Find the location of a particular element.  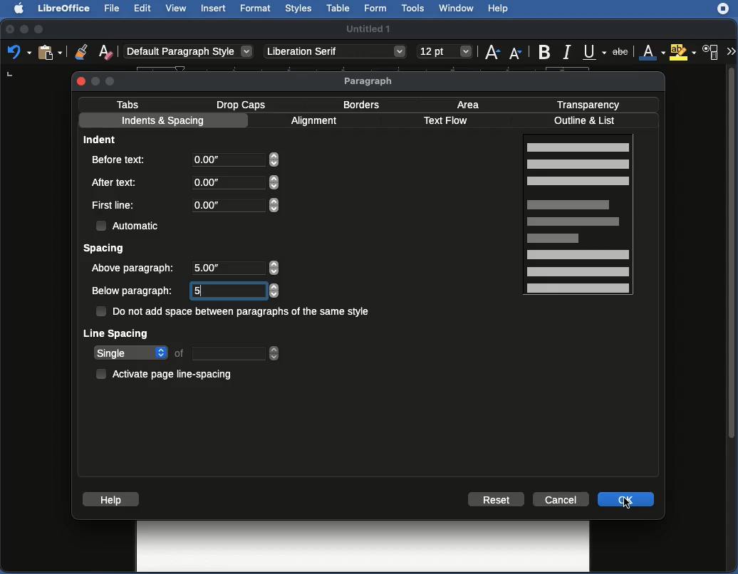

font size is located at coordinates (442, 51).